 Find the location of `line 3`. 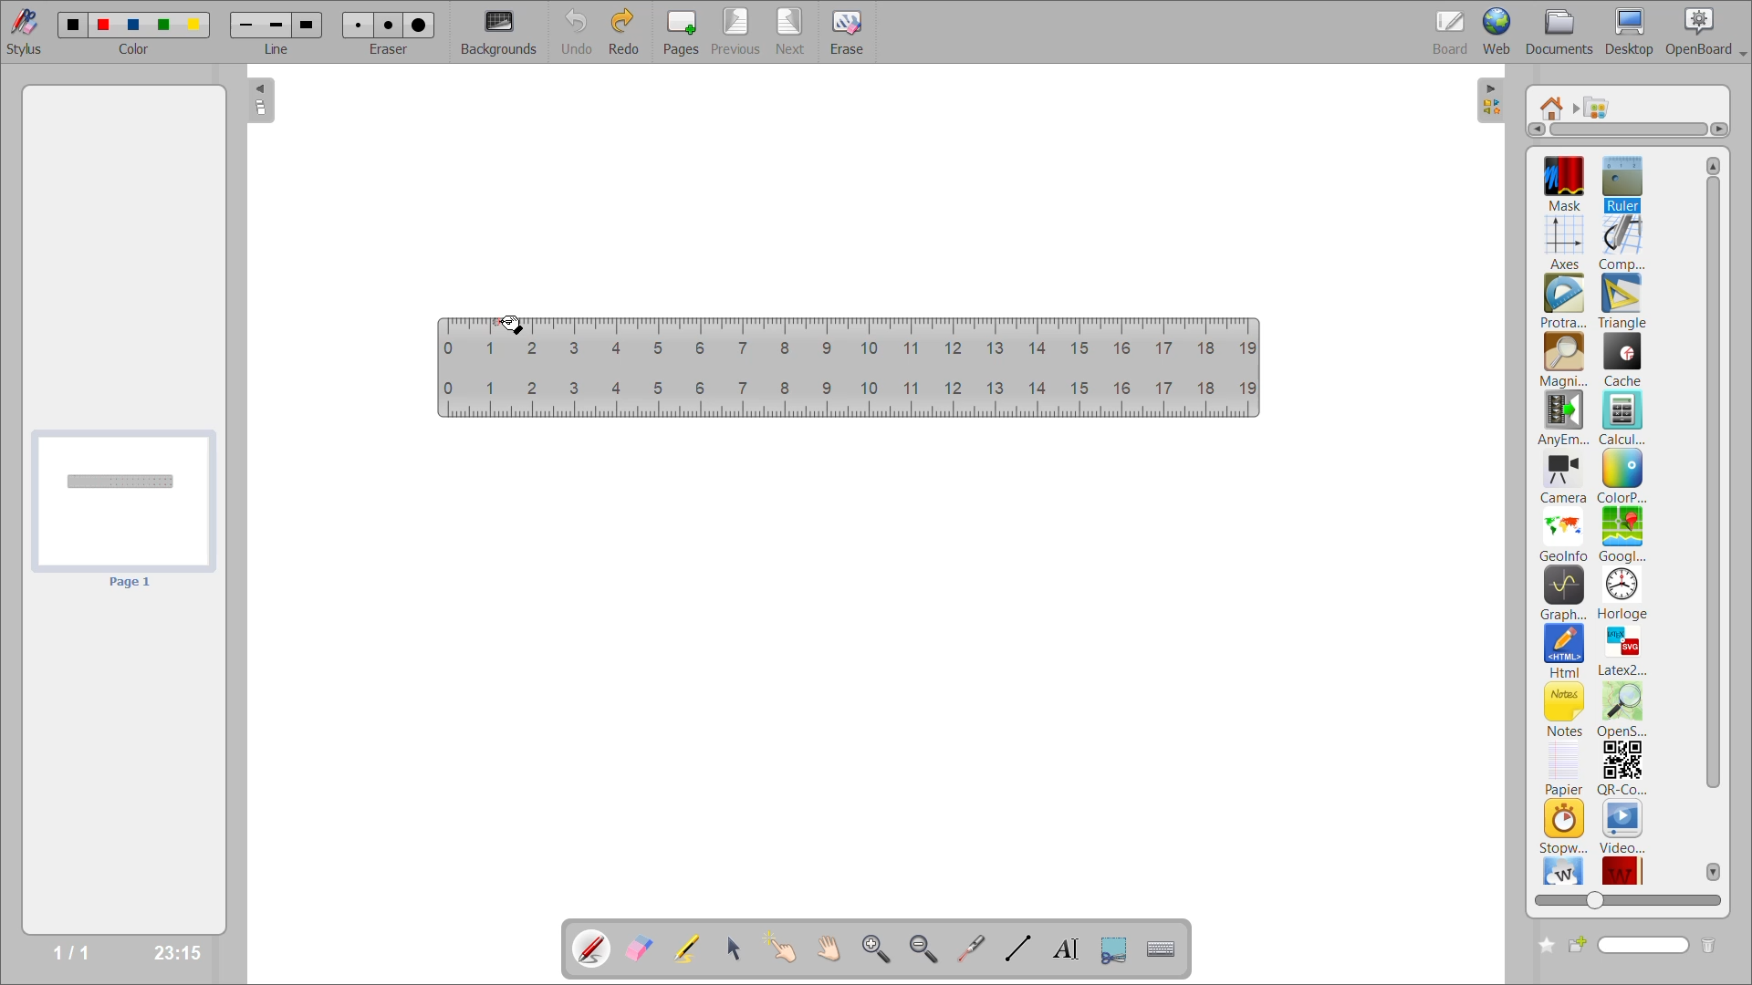

line 3 is located at coordinates (306, 26).